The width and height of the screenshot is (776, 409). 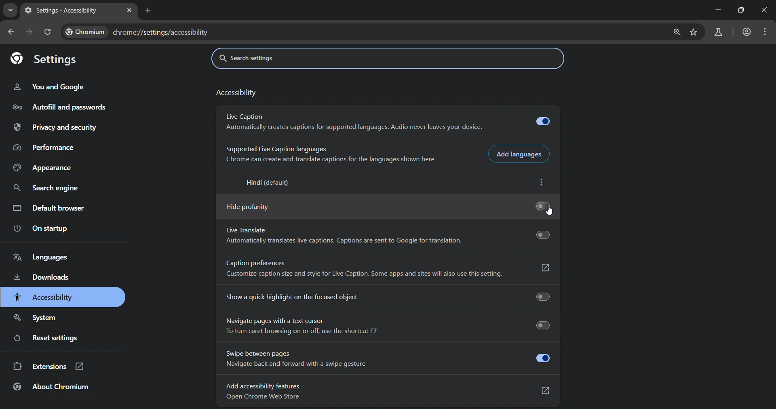 What do you see at coordinates (279, 58) in the screenshot?
I see `search settings` at bounding box center [279, 58].